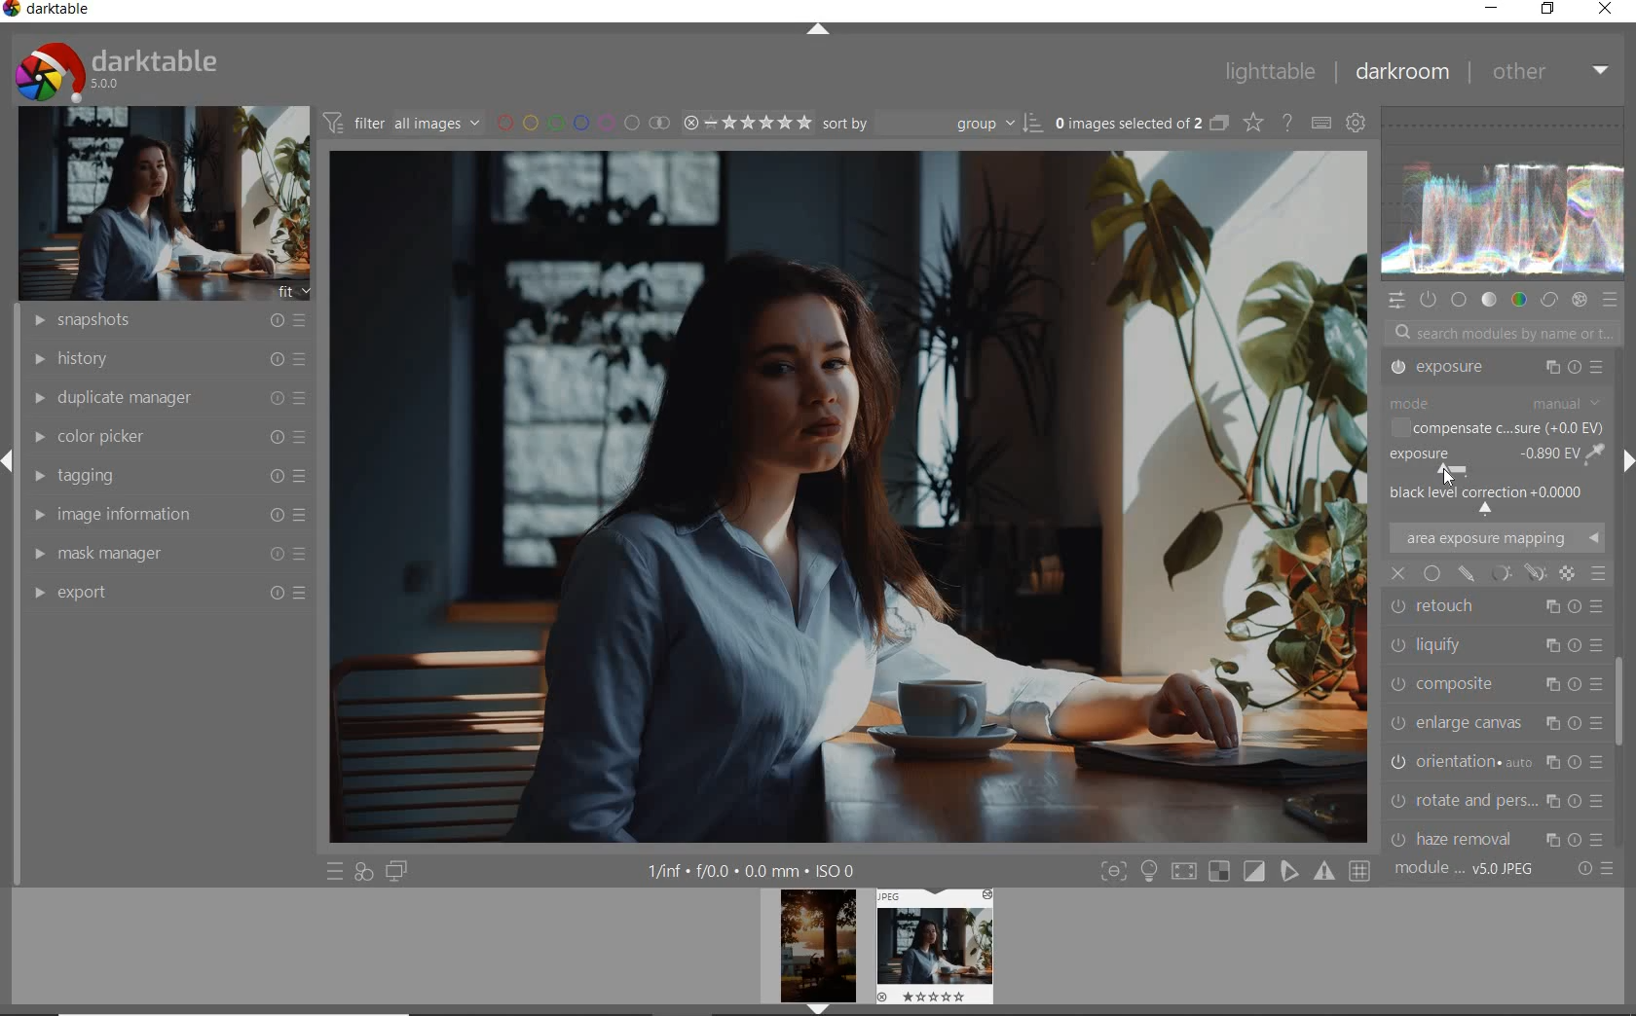  I want to click on LENS CORRECTION, so click(1497, 795).